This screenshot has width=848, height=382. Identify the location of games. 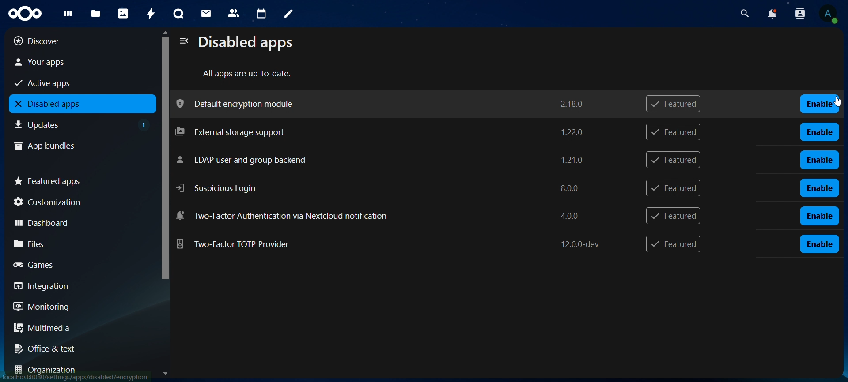
(76, 264).